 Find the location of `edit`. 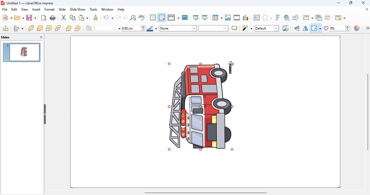

edit is located at coordinates (14, 9).